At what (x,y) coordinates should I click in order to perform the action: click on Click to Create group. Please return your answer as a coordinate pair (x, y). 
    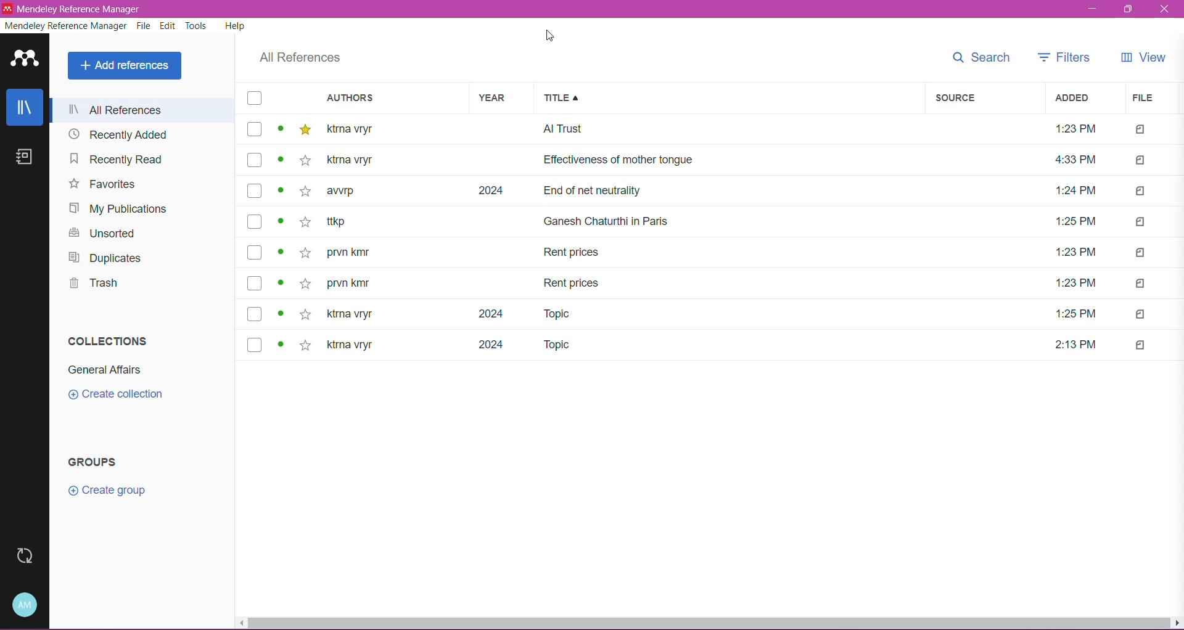
    Looking at the image, I should click on (106, 492).